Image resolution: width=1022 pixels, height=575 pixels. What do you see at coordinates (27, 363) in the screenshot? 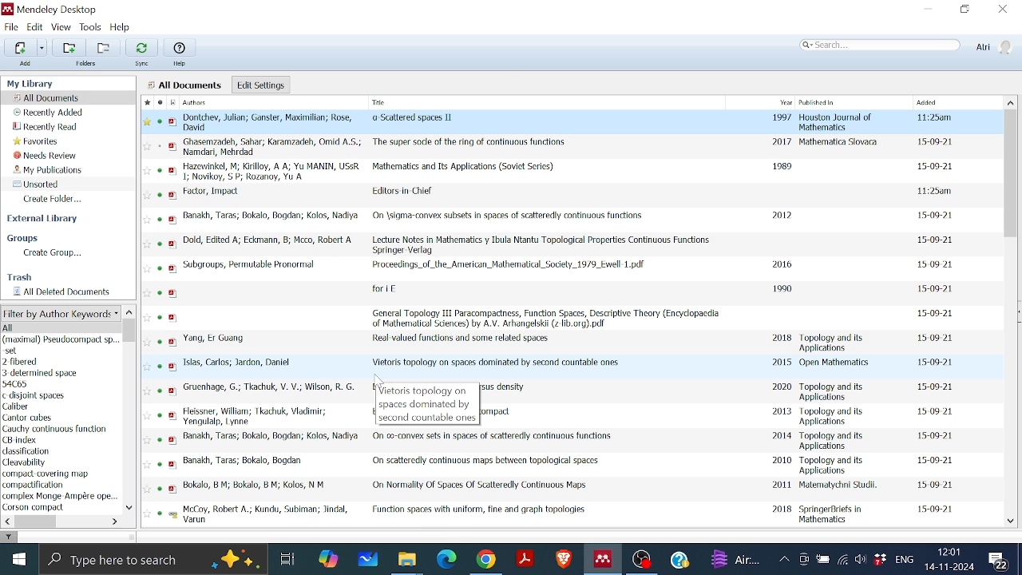
I see `Keyword` at bounding box center [27, 363].